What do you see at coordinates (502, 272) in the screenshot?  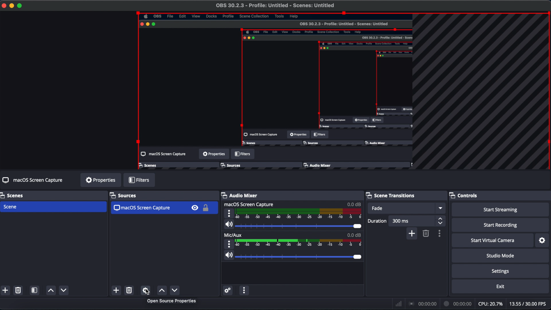 I see `settings` at bounding box center [502, 272].